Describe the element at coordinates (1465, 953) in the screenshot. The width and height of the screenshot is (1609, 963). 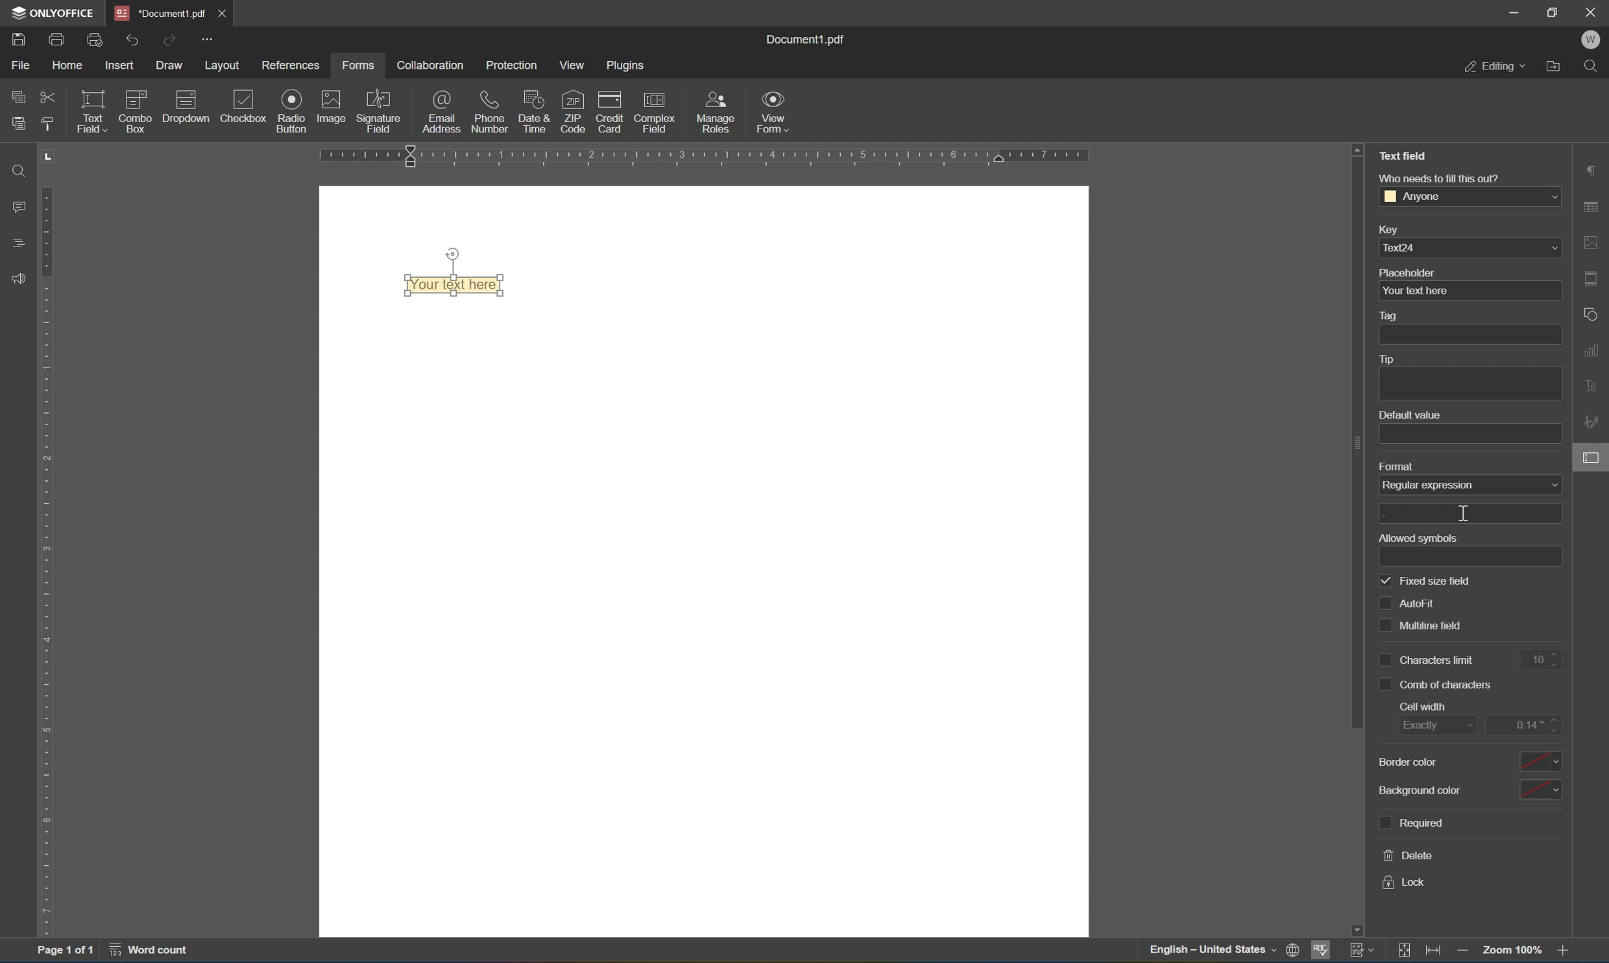
I see `zoom out` at that location.